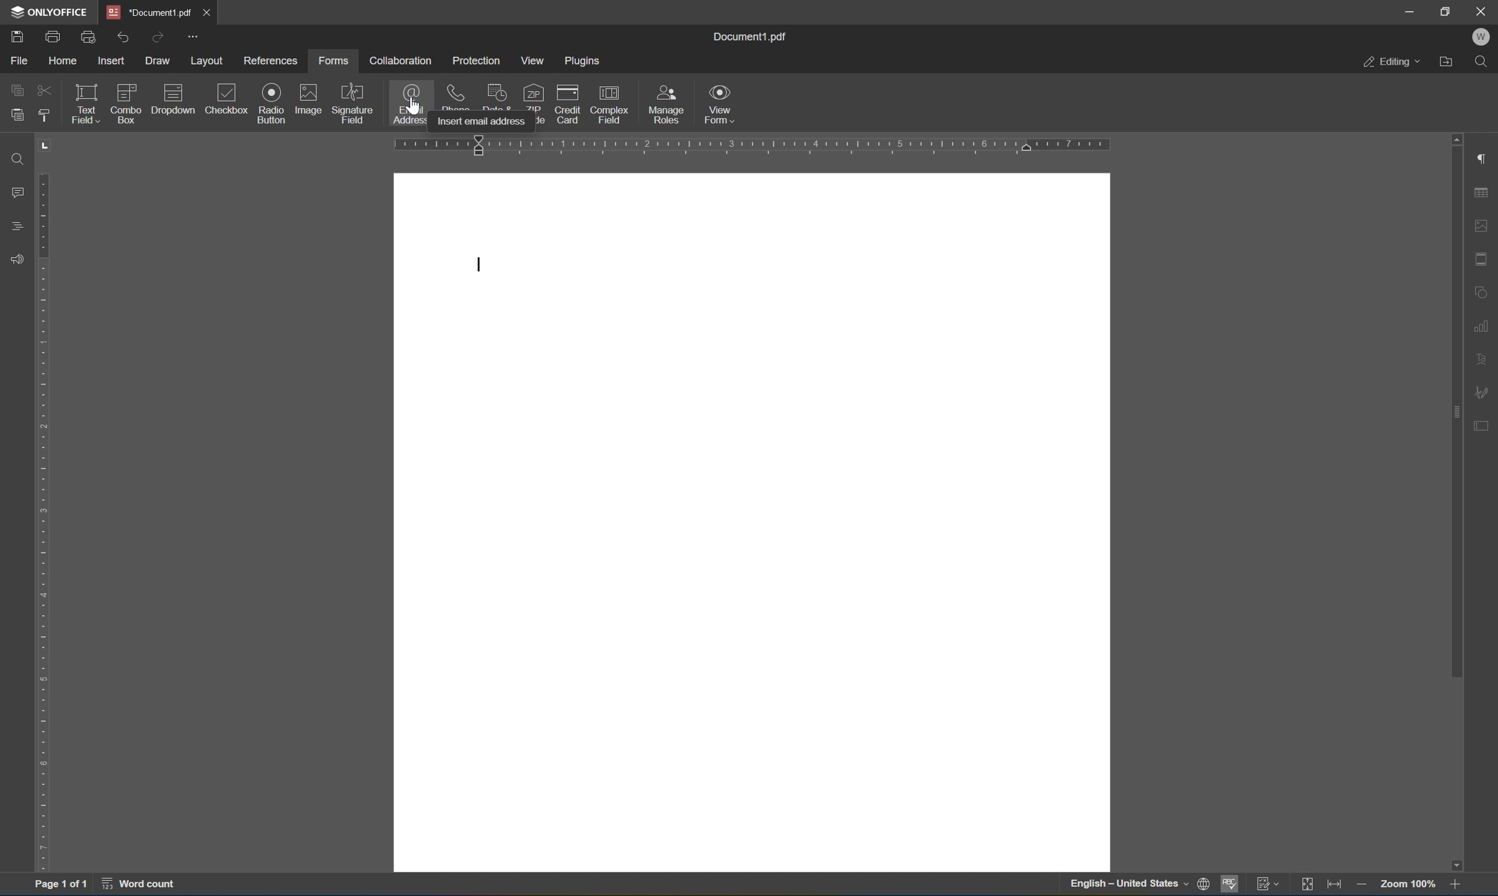 This screenshot has width=1498, height=896. Describe the element at coordinates (18, 159) in the screenshot. I see `find` at that location.